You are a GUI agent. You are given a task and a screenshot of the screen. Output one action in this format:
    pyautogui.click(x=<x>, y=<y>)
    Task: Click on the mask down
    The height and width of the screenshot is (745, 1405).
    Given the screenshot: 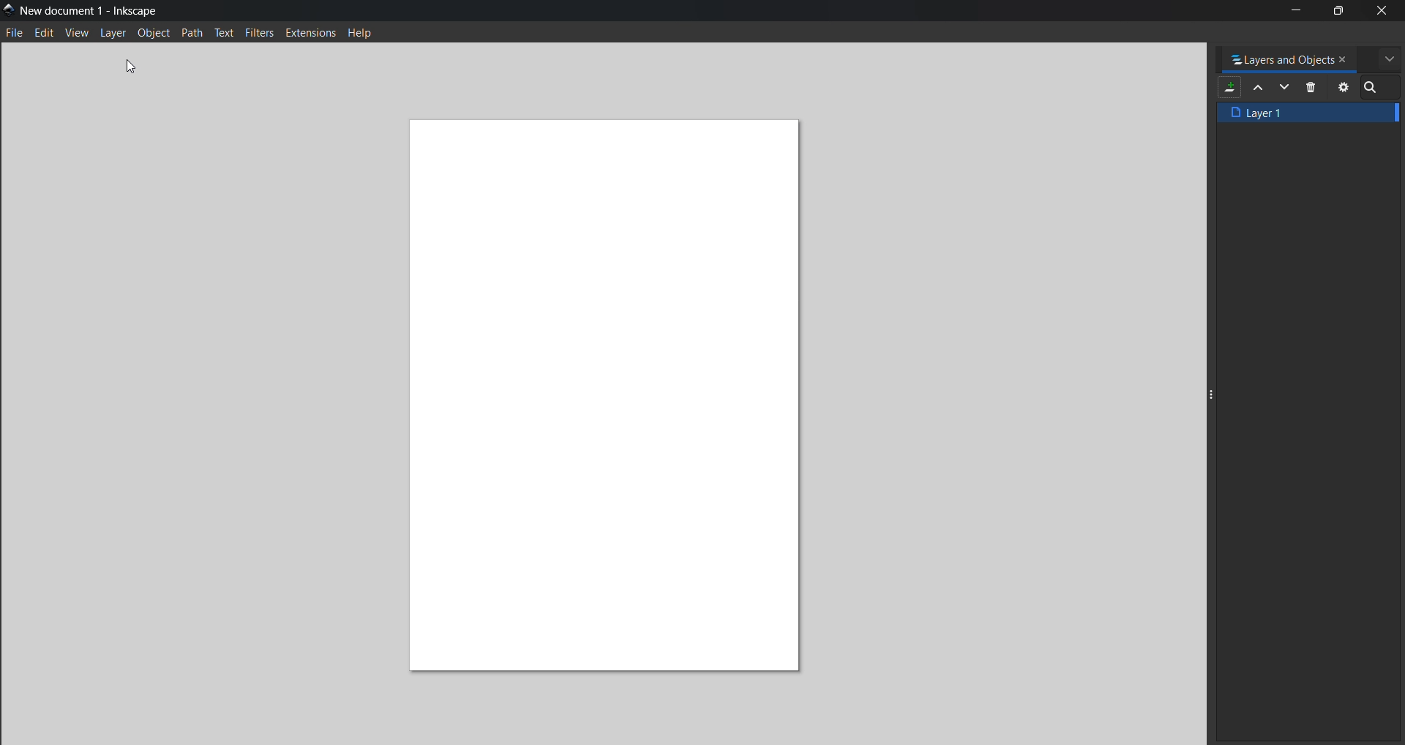 What is the action you would take?
    pyautogui.click(x=1286, y=88)
    